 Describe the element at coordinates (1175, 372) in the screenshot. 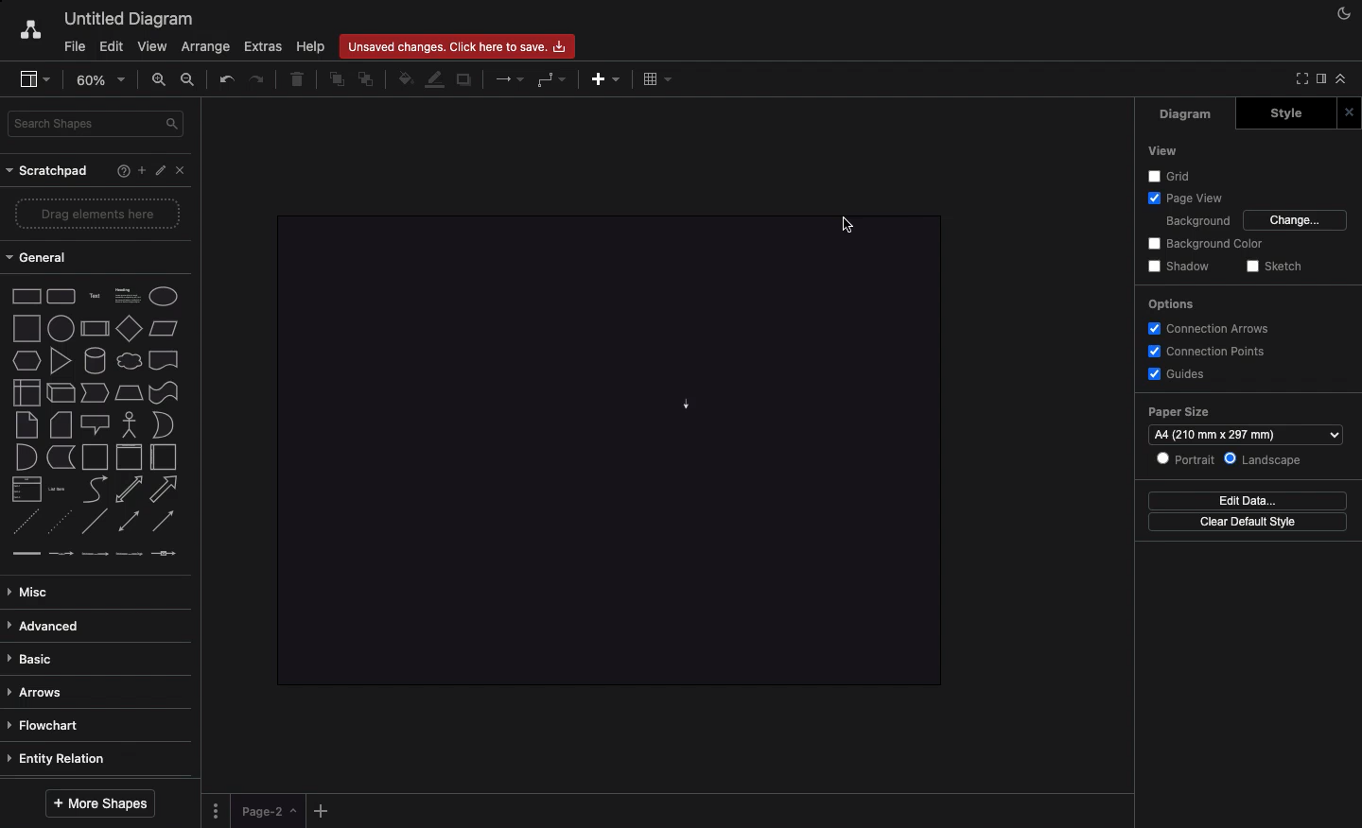

I see `Guides` at that location.